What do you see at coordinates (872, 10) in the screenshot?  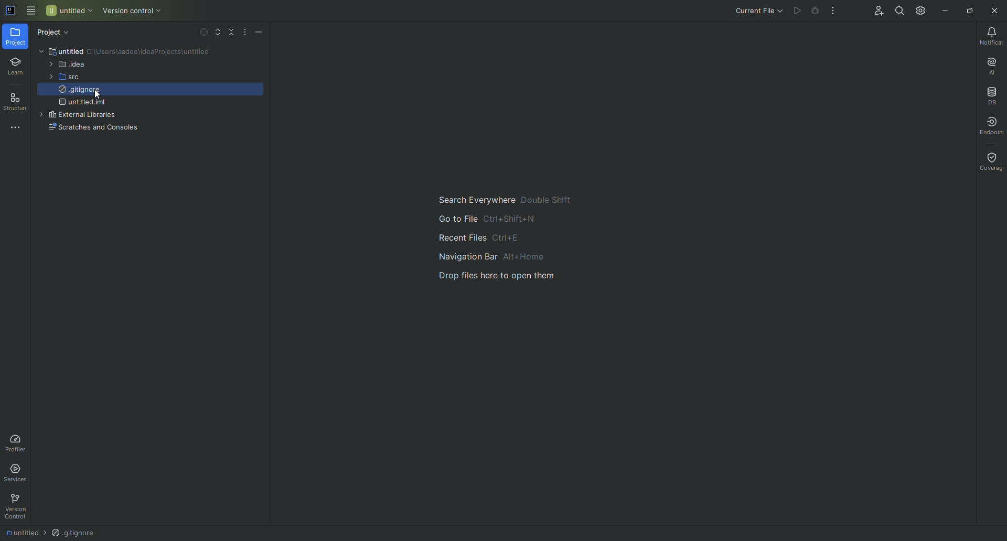 I see `Code With Me` at bounding box center [872, 10].